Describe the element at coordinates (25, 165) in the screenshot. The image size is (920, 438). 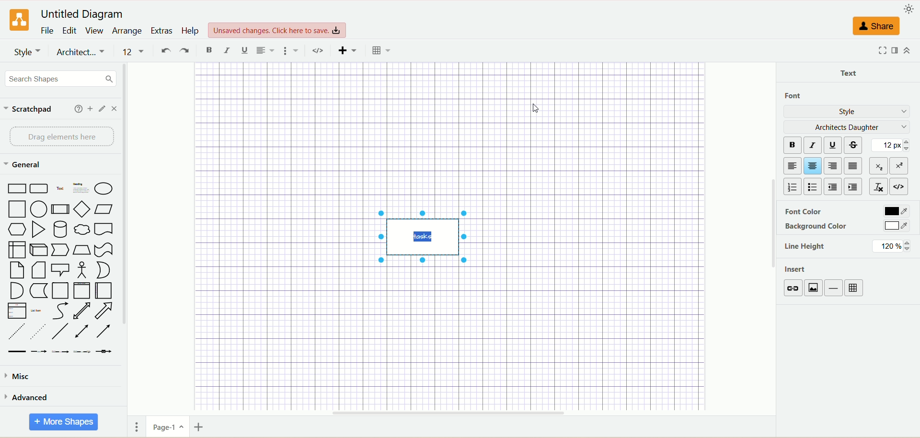
I see `general` at that location.